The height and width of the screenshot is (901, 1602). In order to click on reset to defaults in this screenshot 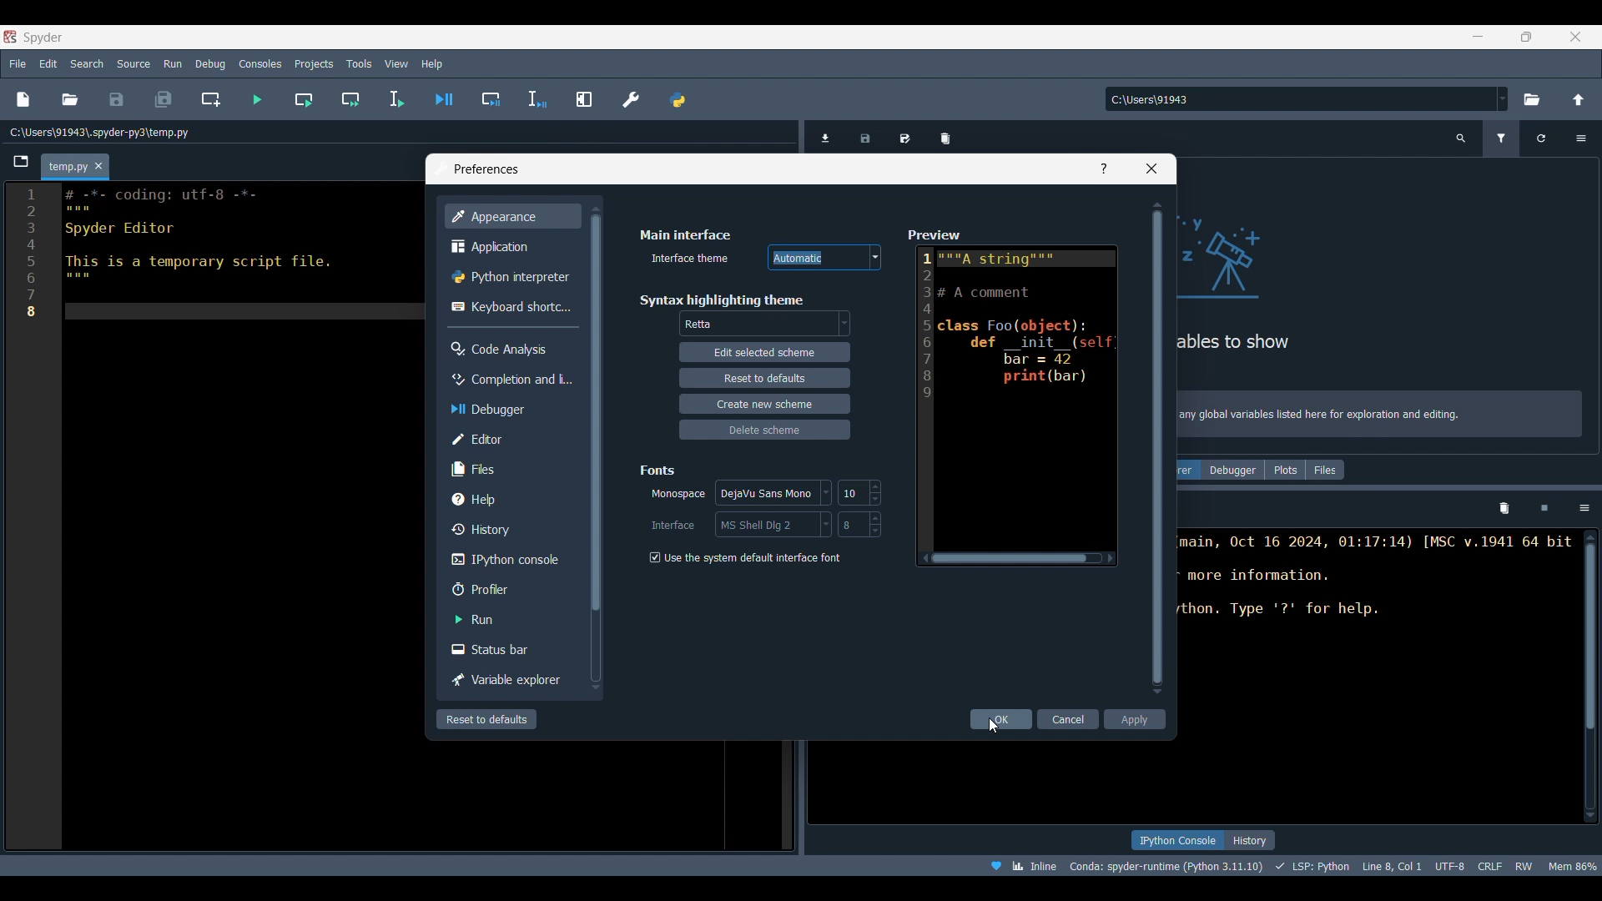, I will do `click(763, 377)`.